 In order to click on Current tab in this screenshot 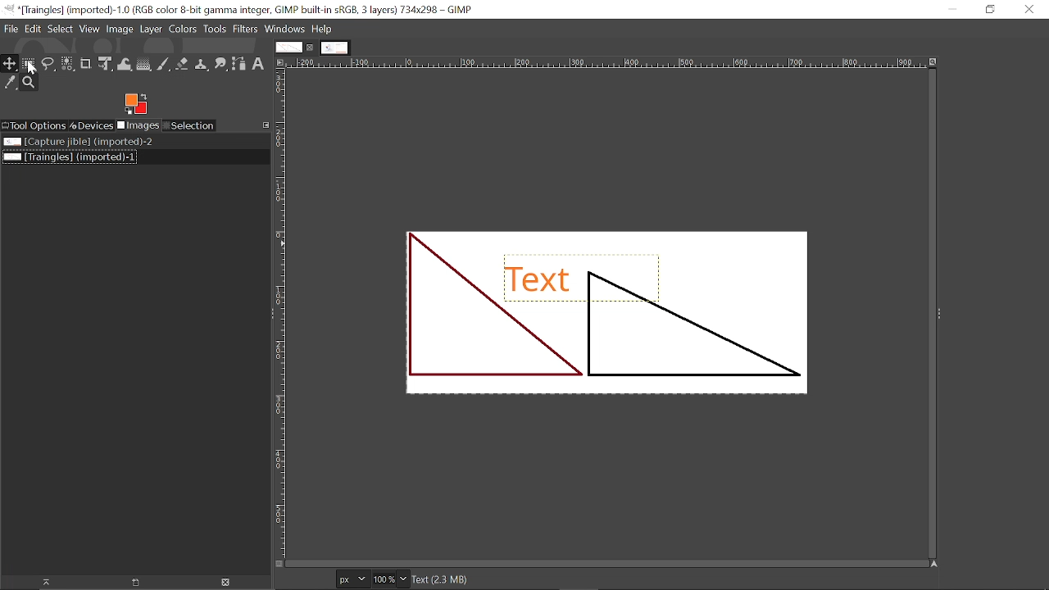, I will do `click(288, 48)`.